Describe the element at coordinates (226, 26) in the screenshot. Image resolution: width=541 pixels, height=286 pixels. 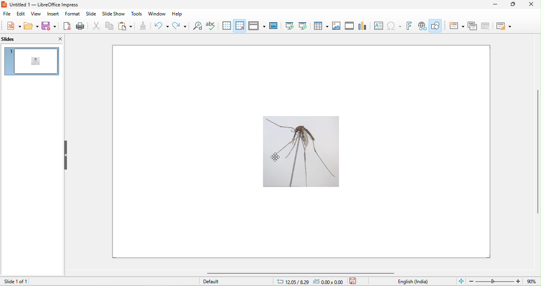
I see `display grid` at that location.